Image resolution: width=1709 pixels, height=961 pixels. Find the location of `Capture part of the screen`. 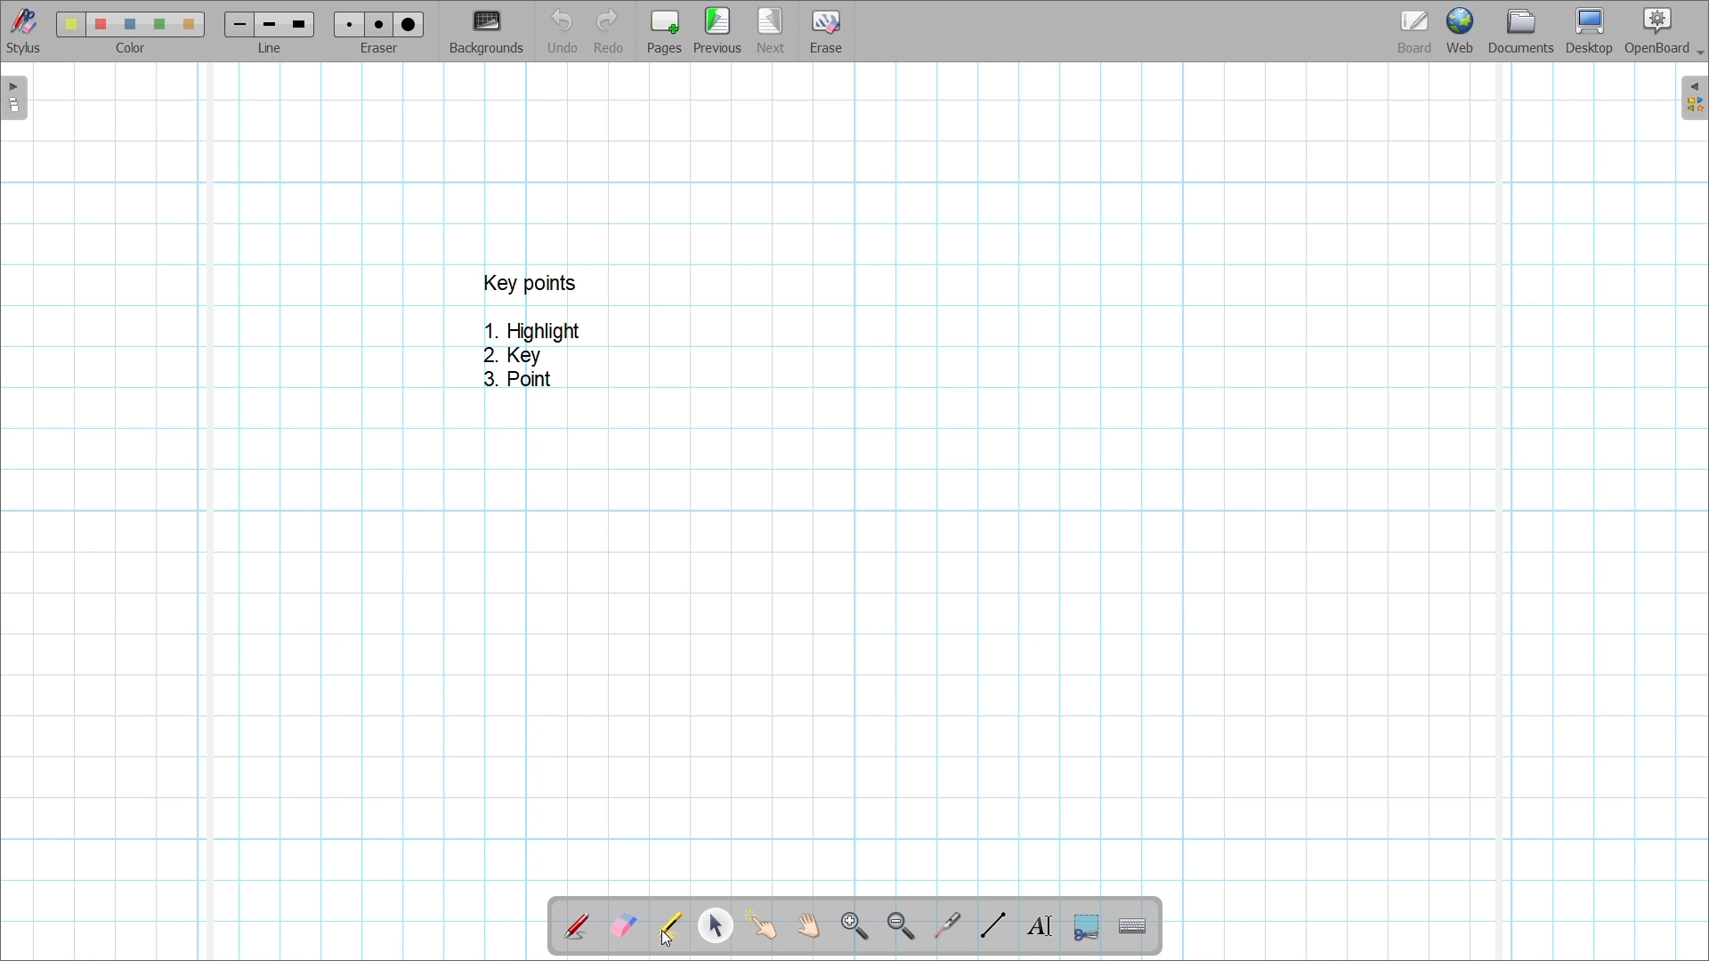

Capture part of the screen is located at coordinates (1087, 928).